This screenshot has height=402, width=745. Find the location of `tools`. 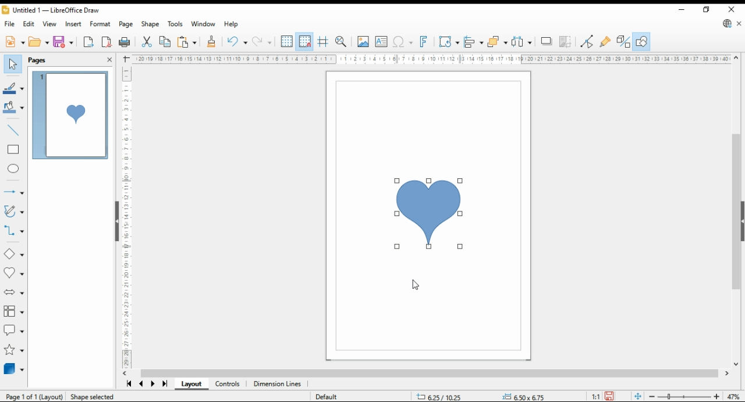

tools is located at coordinates (176, 24).